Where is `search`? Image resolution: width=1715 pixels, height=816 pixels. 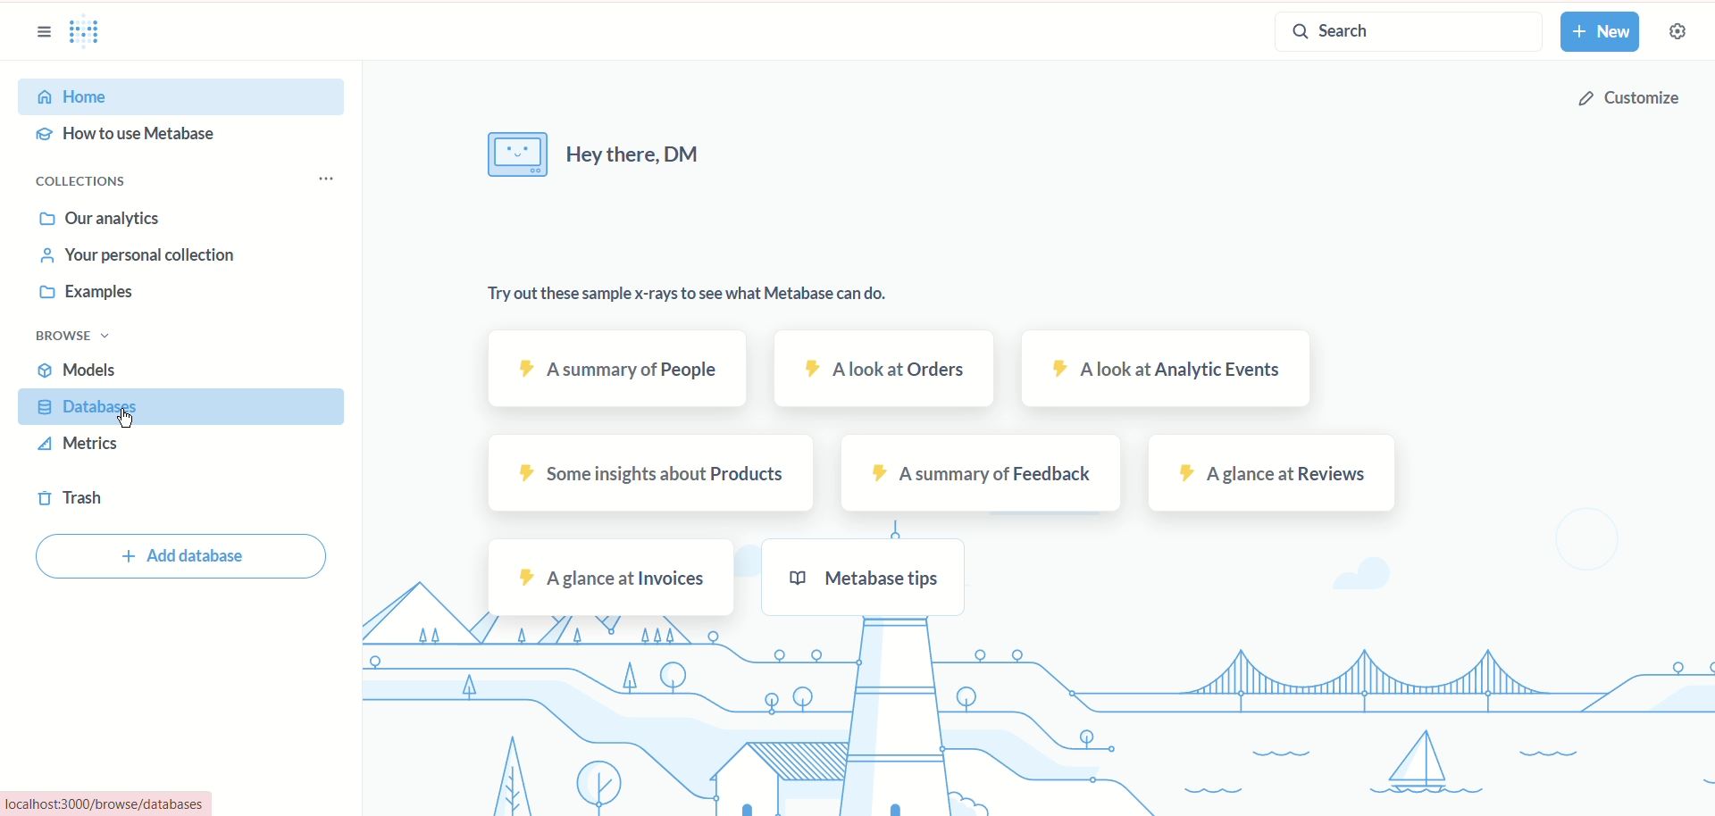 search is located at coordinates (1406, 34).